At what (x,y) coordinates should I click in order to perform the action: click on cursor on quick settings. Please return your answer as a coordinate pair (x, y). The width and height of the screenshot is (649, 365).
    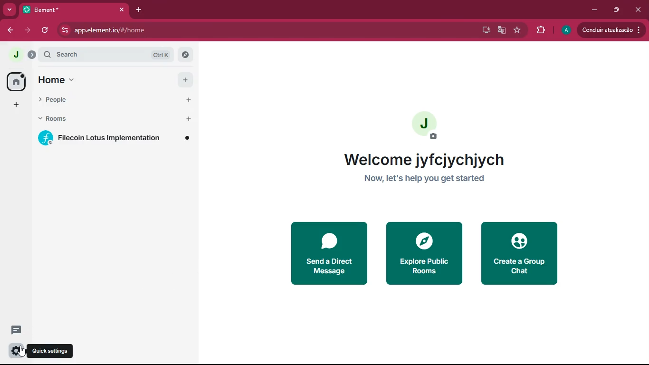
    Looking at the image, I should click on (23, 351).